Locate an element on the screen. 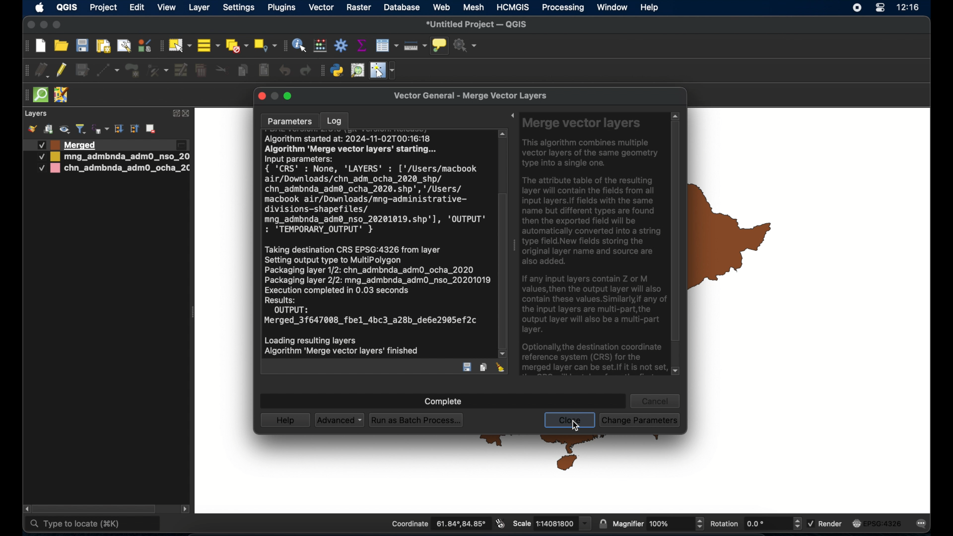  Merge vector layers

This algorithm combines multiple
vector layers of the same geometry
type into a single one.

The attribute table of the resulting
layer will contain the fields from all
input layers. If fields with the same
name but different types are found
then the exported field will be
automatically converted into a string
type field.New fields storing the
original layer name and source are
also added.

If any input layers contain Z or M
values, then the output layer will also
contain these values. Similarly,if any of
the input layers are multi-part,the
output layer will also be a multi-part
layer.

Optionally, the destination coordinate
reference system (CRS) for the
merged layer can be set.If it is not set is located at coordinates (594, 245).